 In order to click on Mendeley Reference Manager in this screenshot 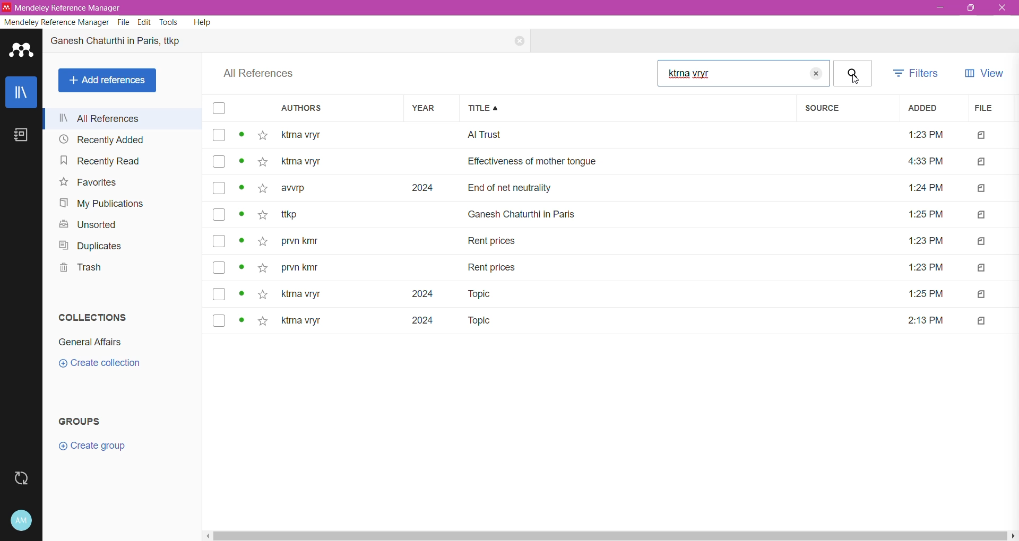, I will do `click(56, 22)`.